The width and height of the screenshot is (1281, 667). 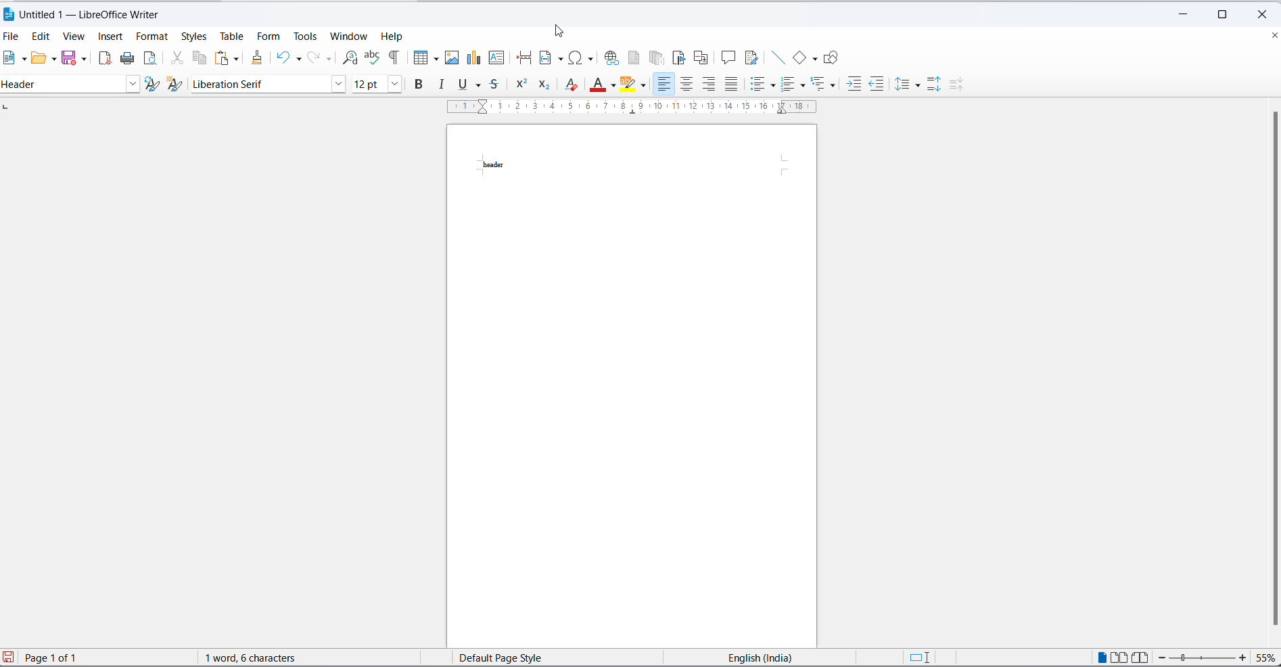 What do you see at coordinates (1267, 13) in the screenshot?
I see `close` at bounding box center [1267, 13].